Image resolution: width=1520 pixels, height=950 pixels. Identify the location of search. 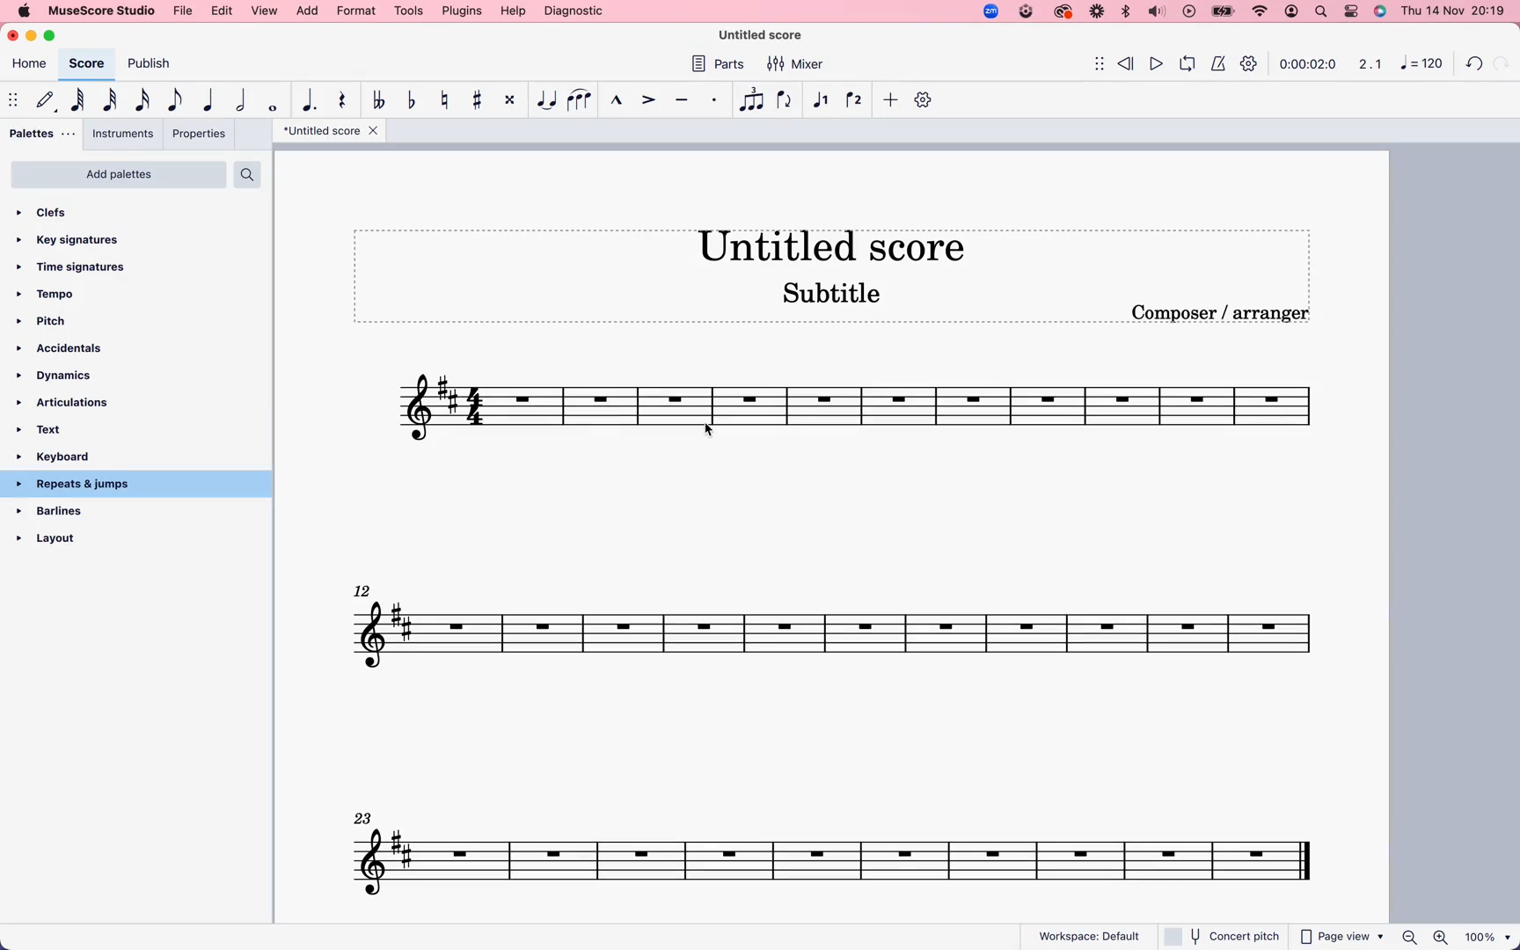
(249, 174).